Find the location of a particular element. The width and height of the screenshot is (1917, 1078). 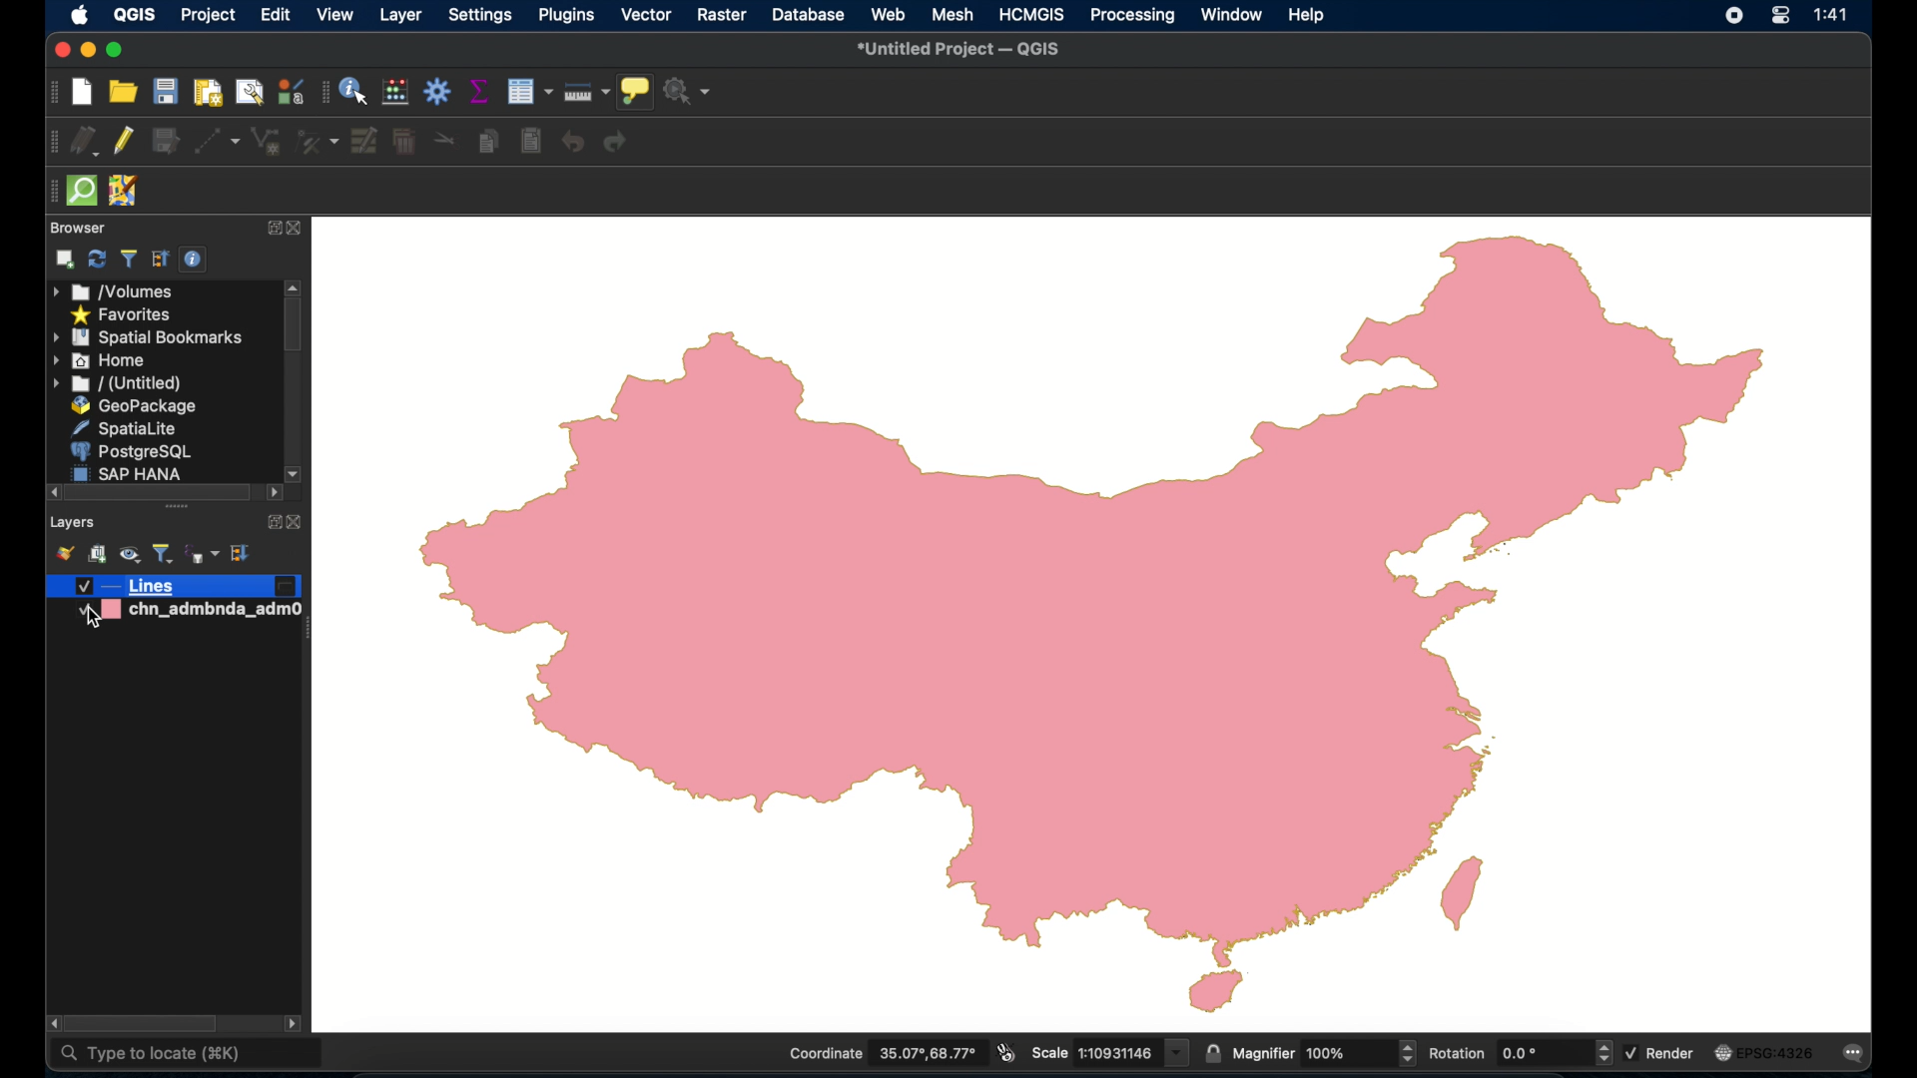

project toolbar is located at coordinates (55, 92).